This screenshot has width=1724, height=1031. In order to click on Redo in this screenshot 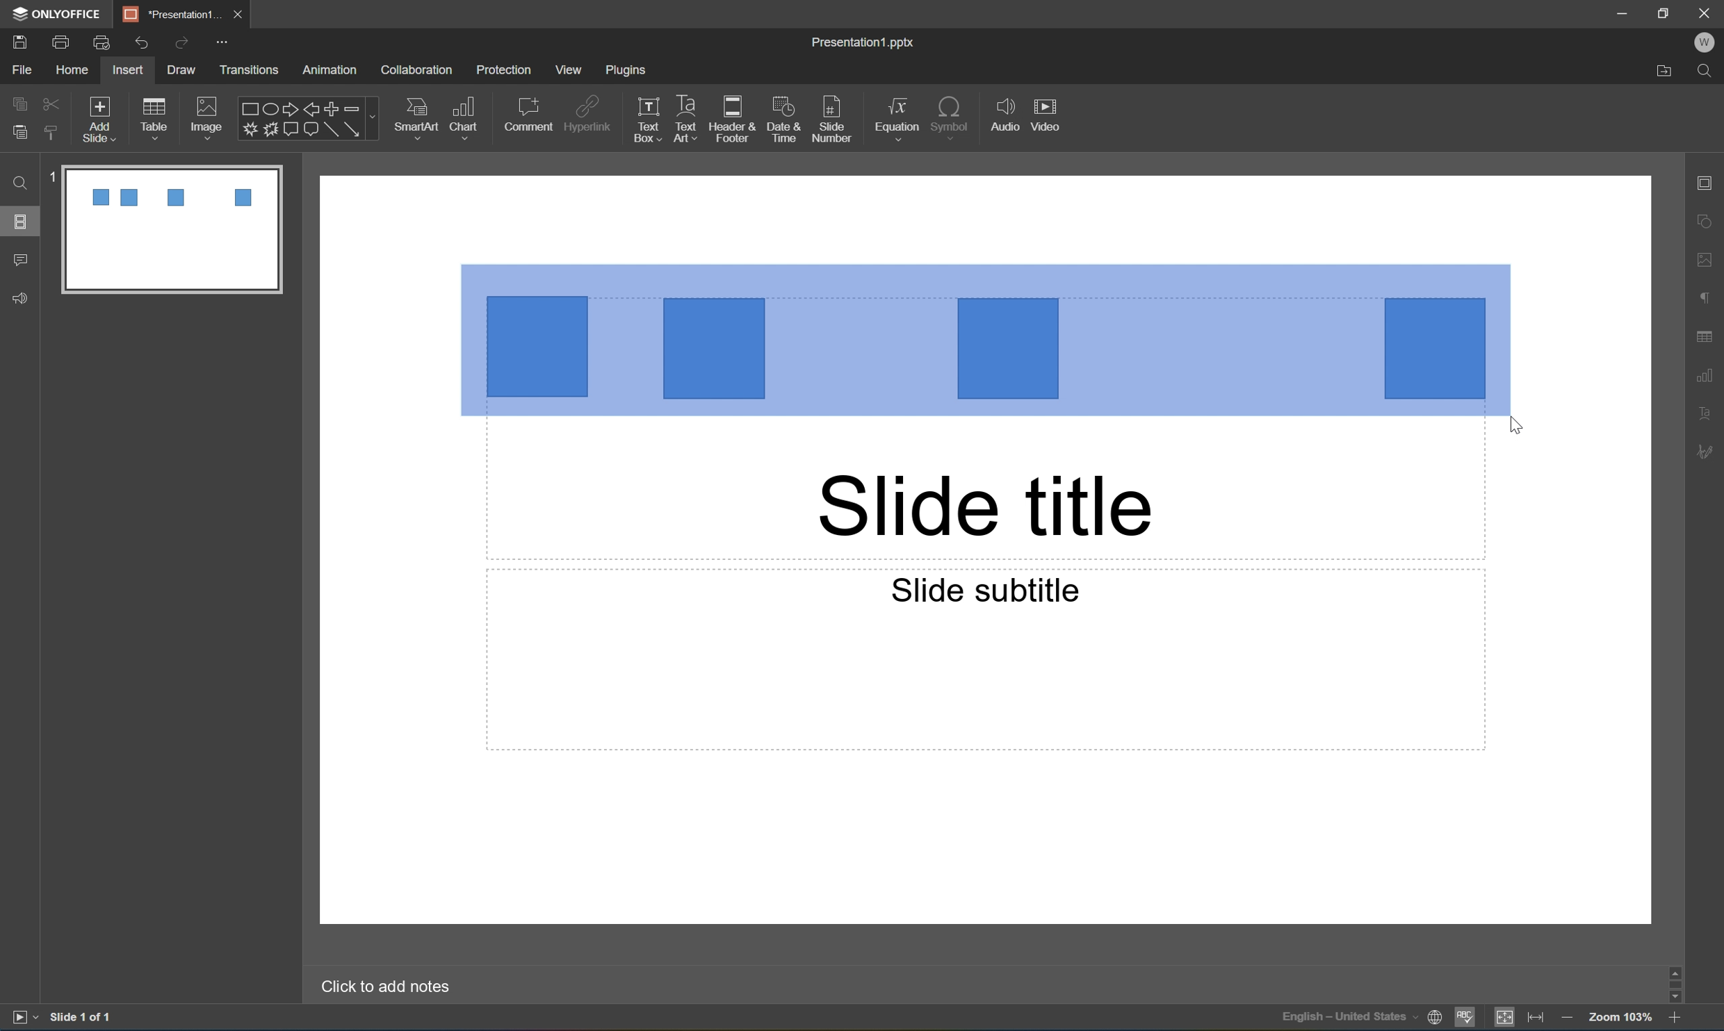, I will do `click(182, 44)`.